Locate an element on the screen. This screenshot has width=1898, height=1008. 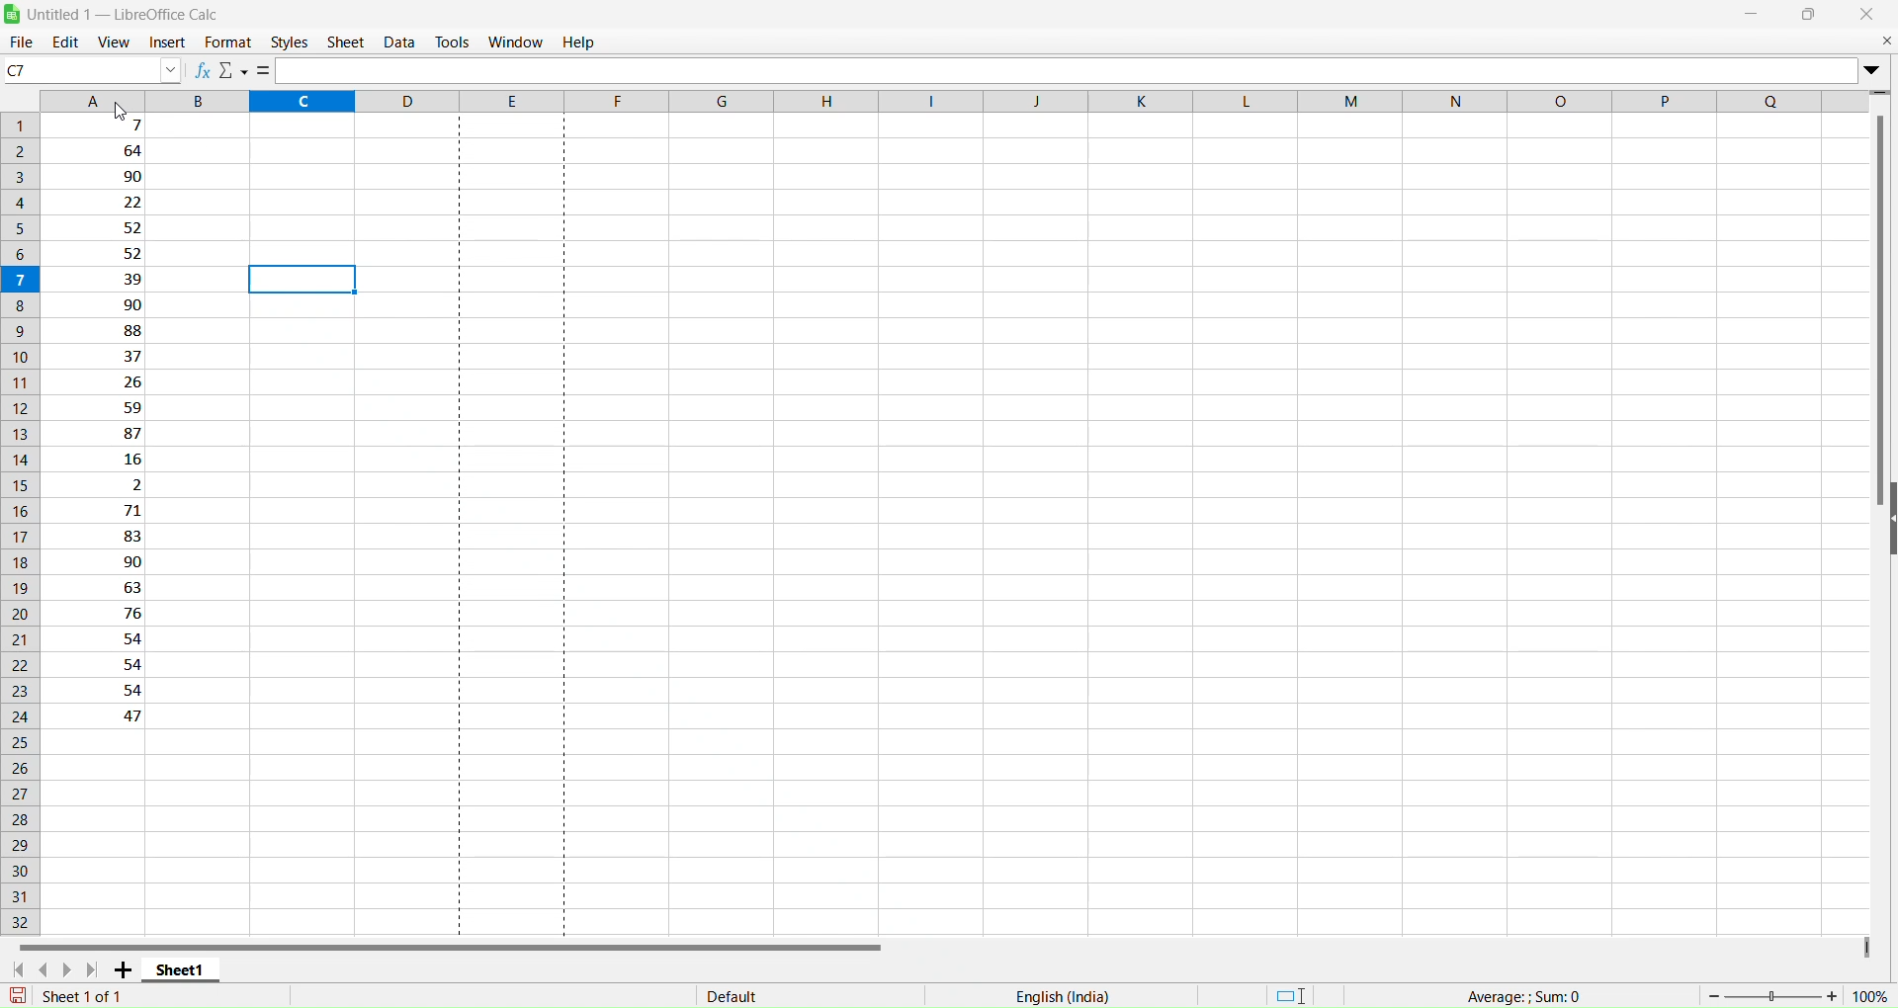
View is located at coordinates (114, 40).